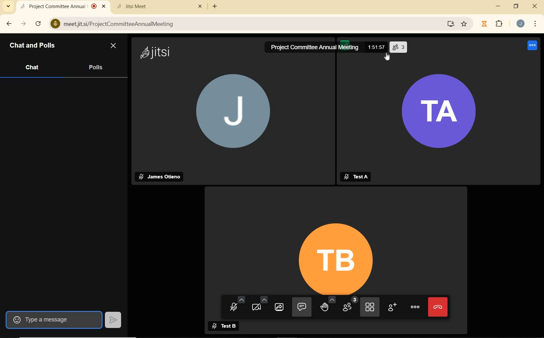 The image size is (544, 338). Describe the element at coordinates (448, 122) in the screenshot. I see `participant's Profile Picture` at that location.